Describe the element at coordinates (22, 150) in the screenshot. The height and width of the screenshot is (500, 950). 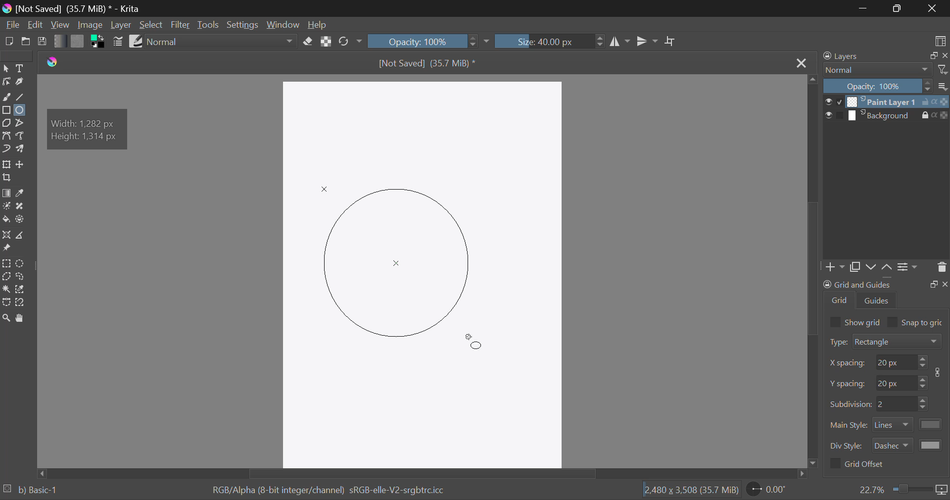
I see `Multibrush Tool` at that location.